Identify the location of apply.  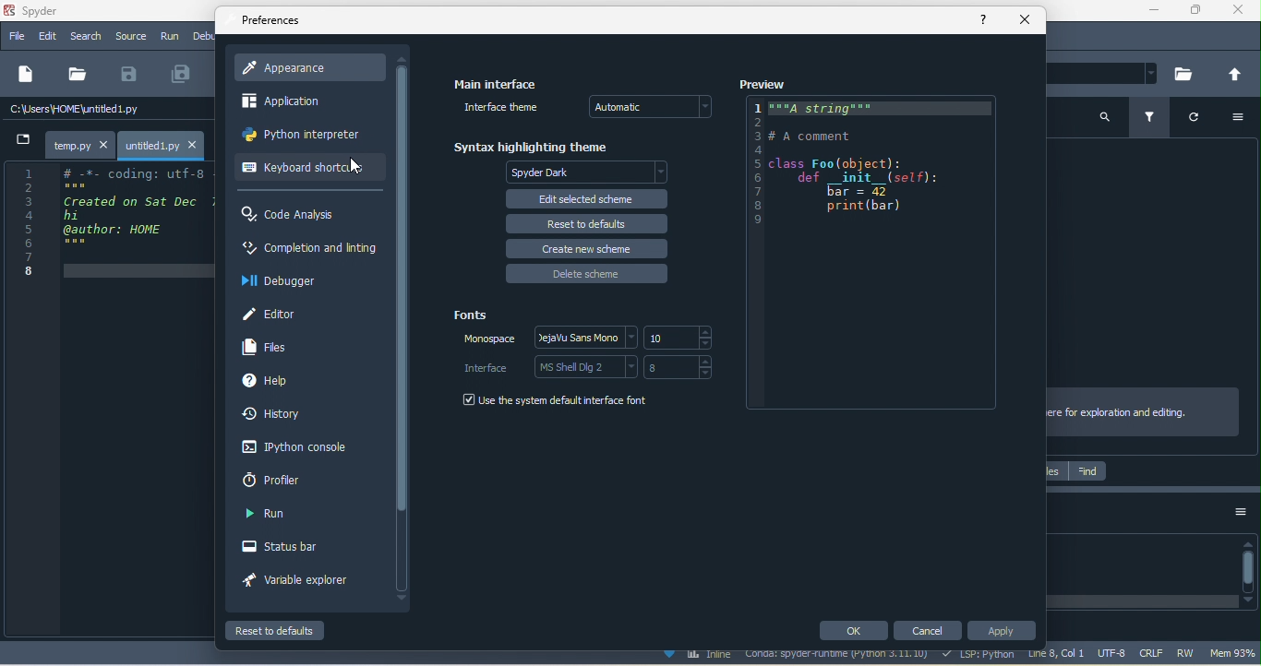
(1003, 631).